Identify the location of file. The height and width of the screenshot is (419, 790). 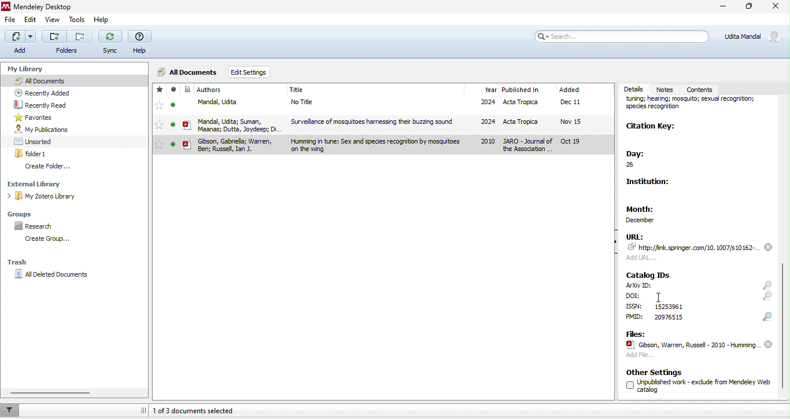
(10, 21).